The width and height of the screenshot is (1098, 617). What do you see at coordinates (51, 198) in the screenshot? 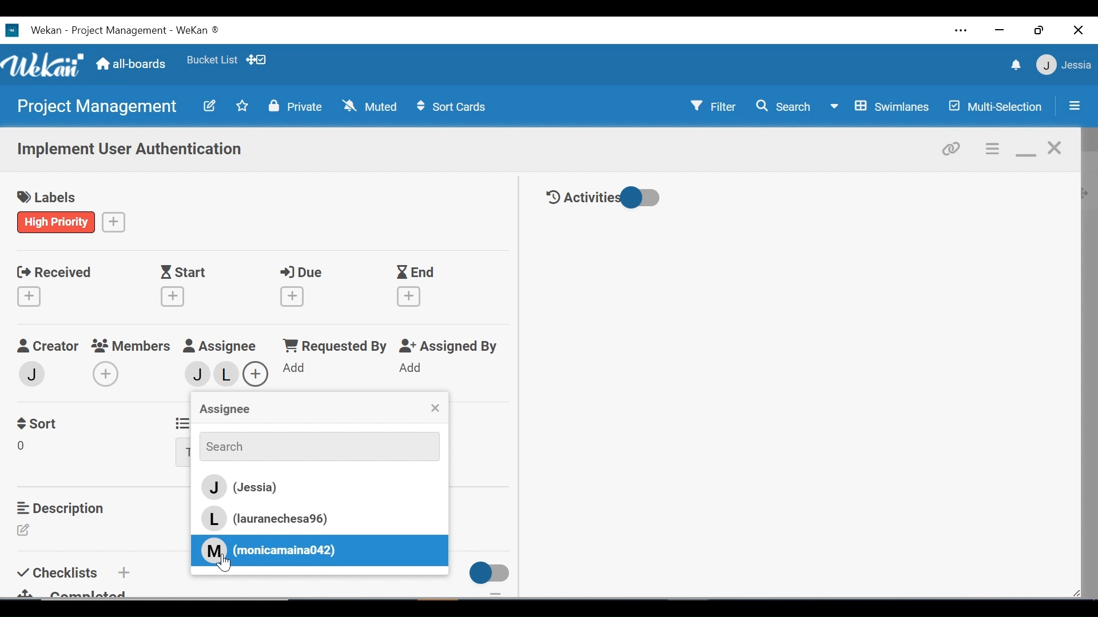
I see `labels` at bounding box center [51, 198].